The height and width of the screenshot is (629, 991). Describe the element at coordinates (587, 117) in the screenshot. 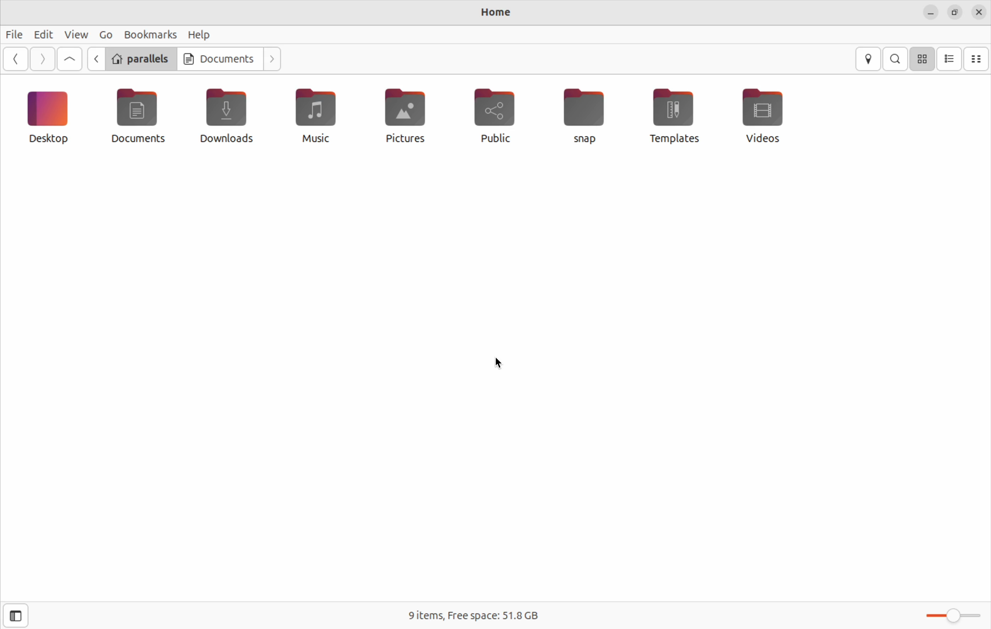

I see `snap files` at that location.